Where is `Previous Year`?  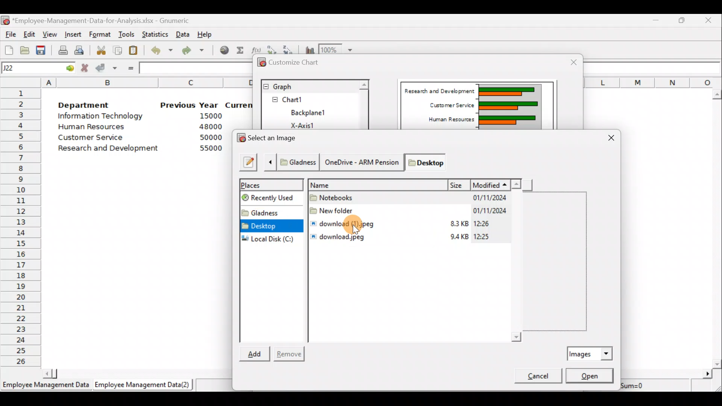 Previous Year is located at coordinates (190, 105).